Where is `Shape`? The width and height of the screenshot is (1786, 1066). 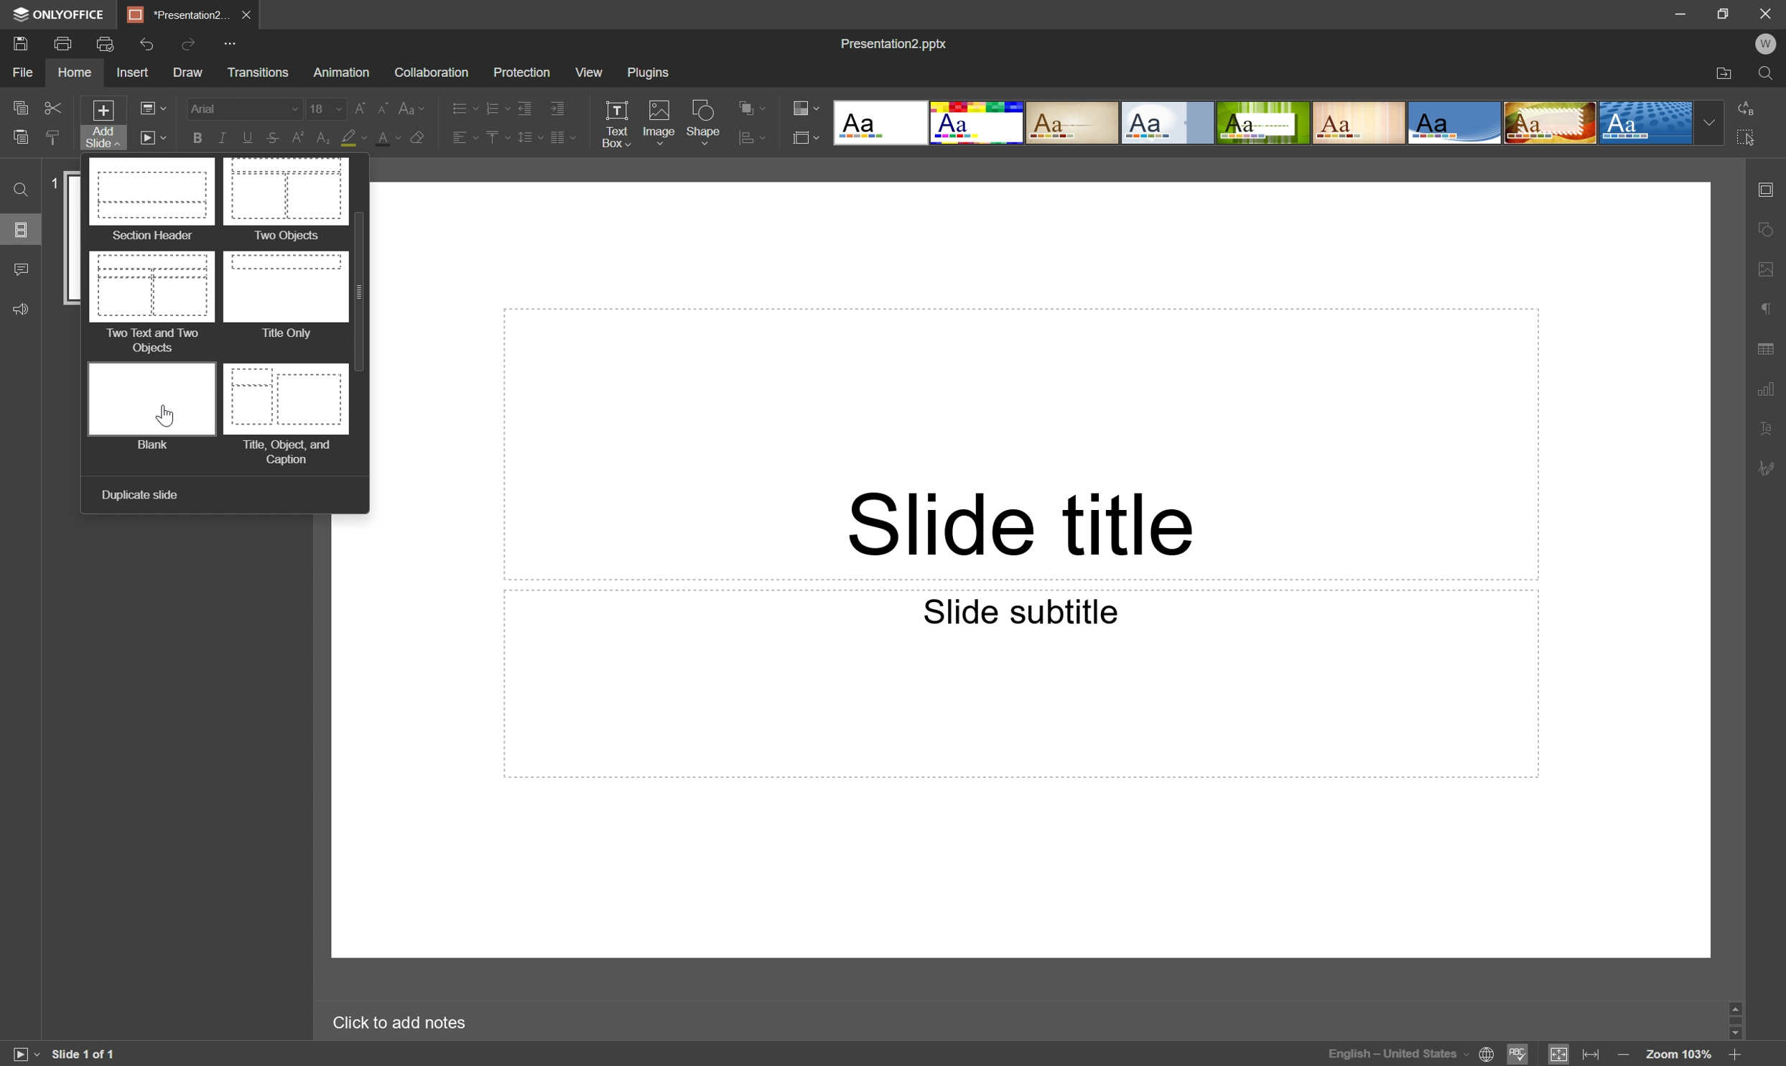
Shape is located at coordinates (707, 122).